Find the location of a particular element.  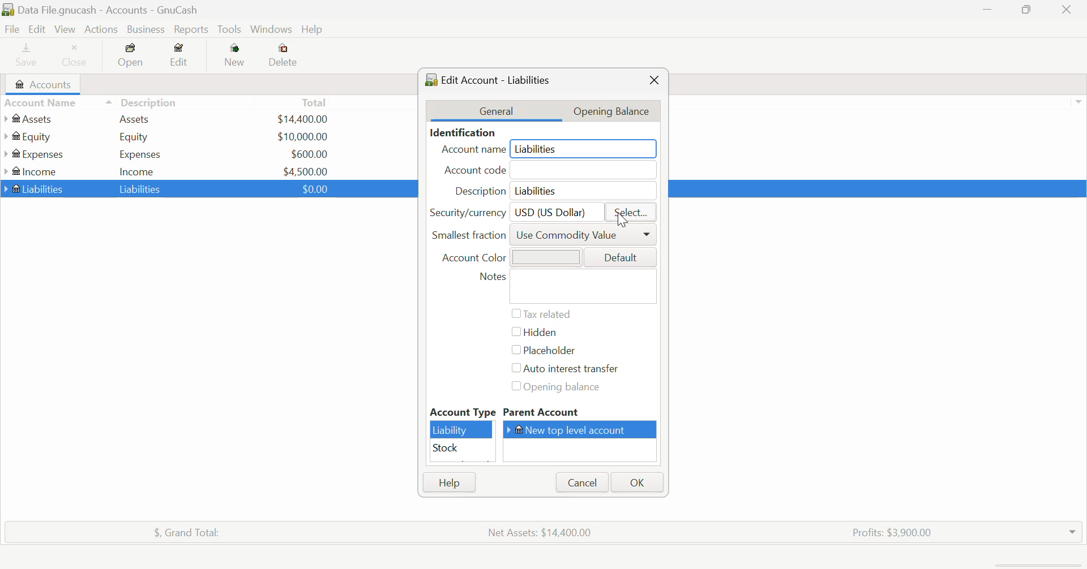

Accounts Tab Open is located at coordinates (46, 84).